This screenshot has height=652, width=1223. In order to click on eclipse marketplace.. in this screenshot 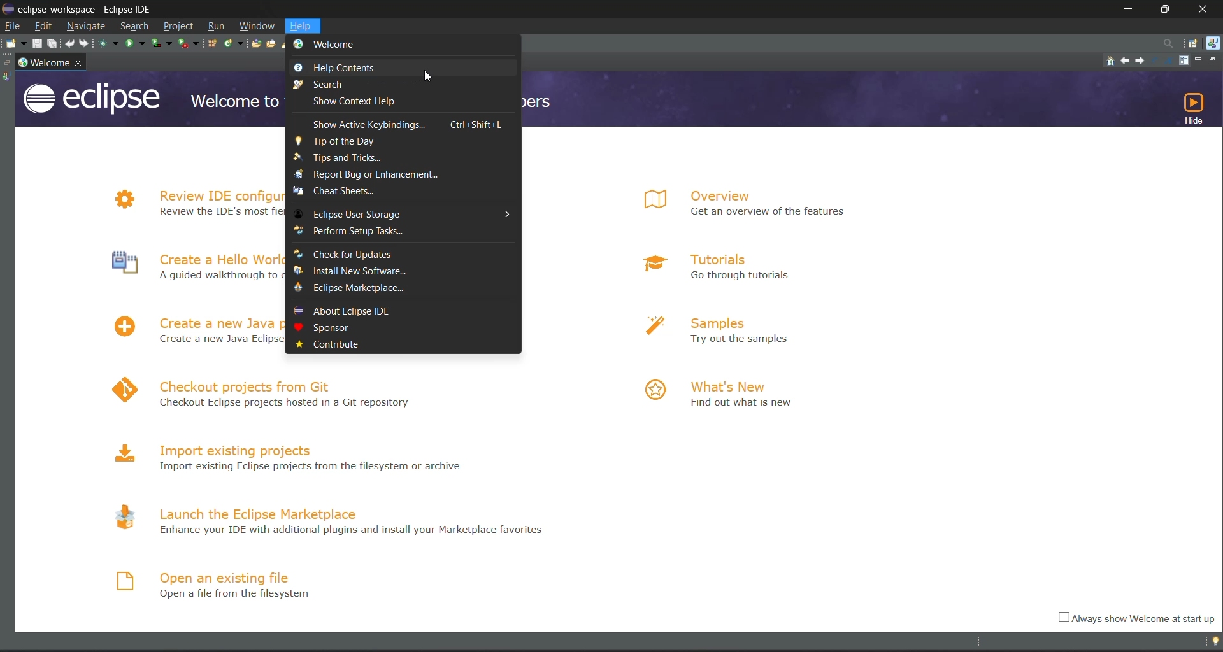, I will do `click(362, 288)`.